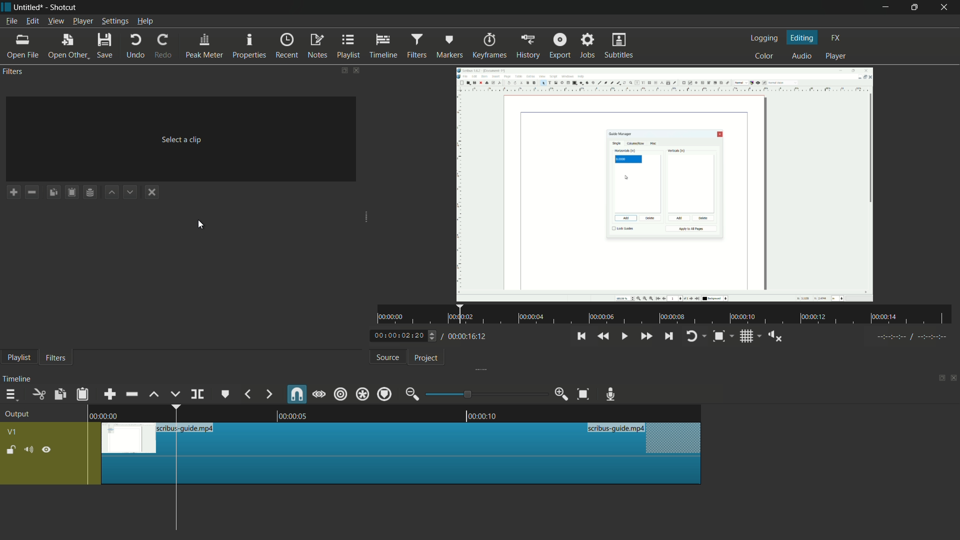  What do you see at coordinates (835, 36) in the screenshot?
I see `fx` at bounding box center [835, 36].